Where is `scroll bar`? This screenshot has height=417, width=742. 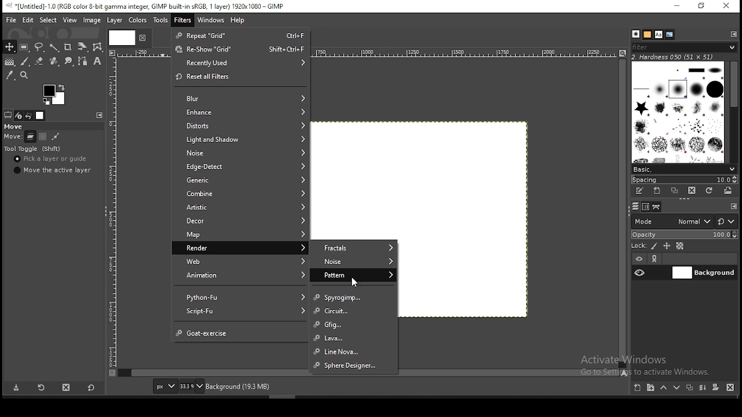 scroll bar is located at coordinates (734, 112).